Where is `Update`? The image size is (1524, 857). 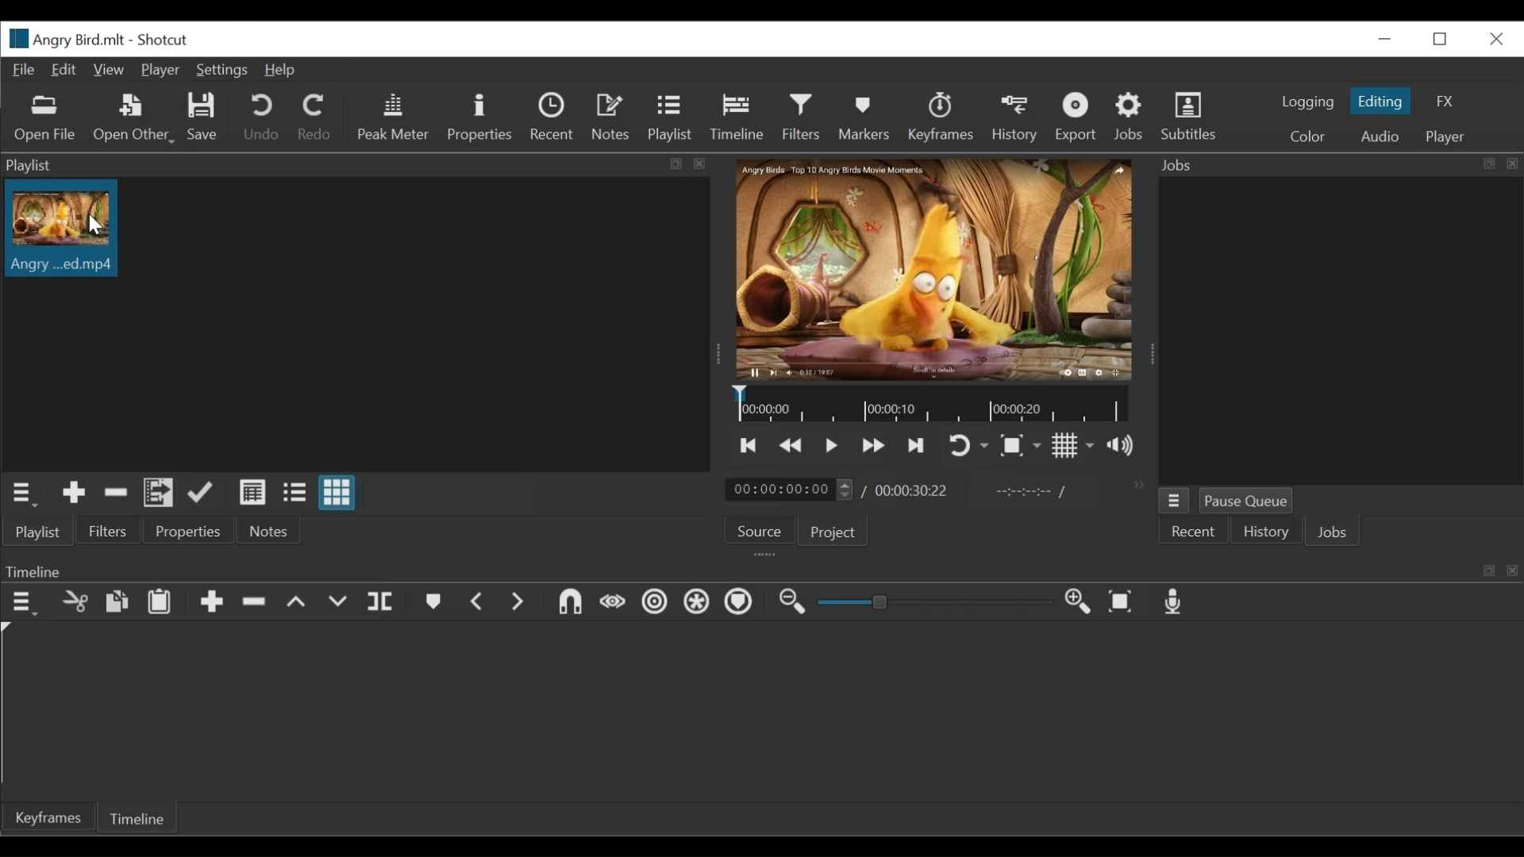 Update is located at coordinates (202, 492).